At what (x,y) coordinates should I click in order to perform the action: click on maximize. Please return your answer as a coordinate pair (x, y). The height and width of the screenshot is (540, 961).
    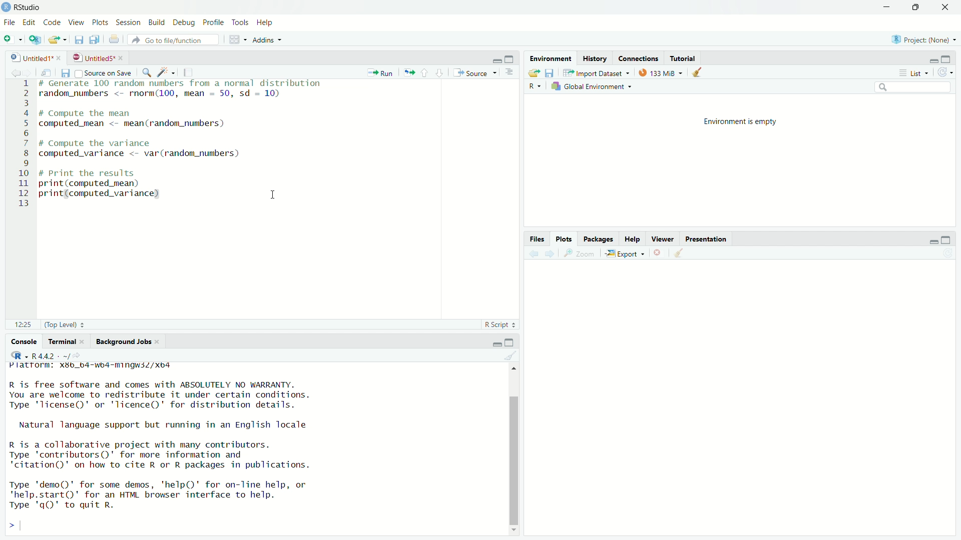
    Looking at the image, I should click on (510, 56).